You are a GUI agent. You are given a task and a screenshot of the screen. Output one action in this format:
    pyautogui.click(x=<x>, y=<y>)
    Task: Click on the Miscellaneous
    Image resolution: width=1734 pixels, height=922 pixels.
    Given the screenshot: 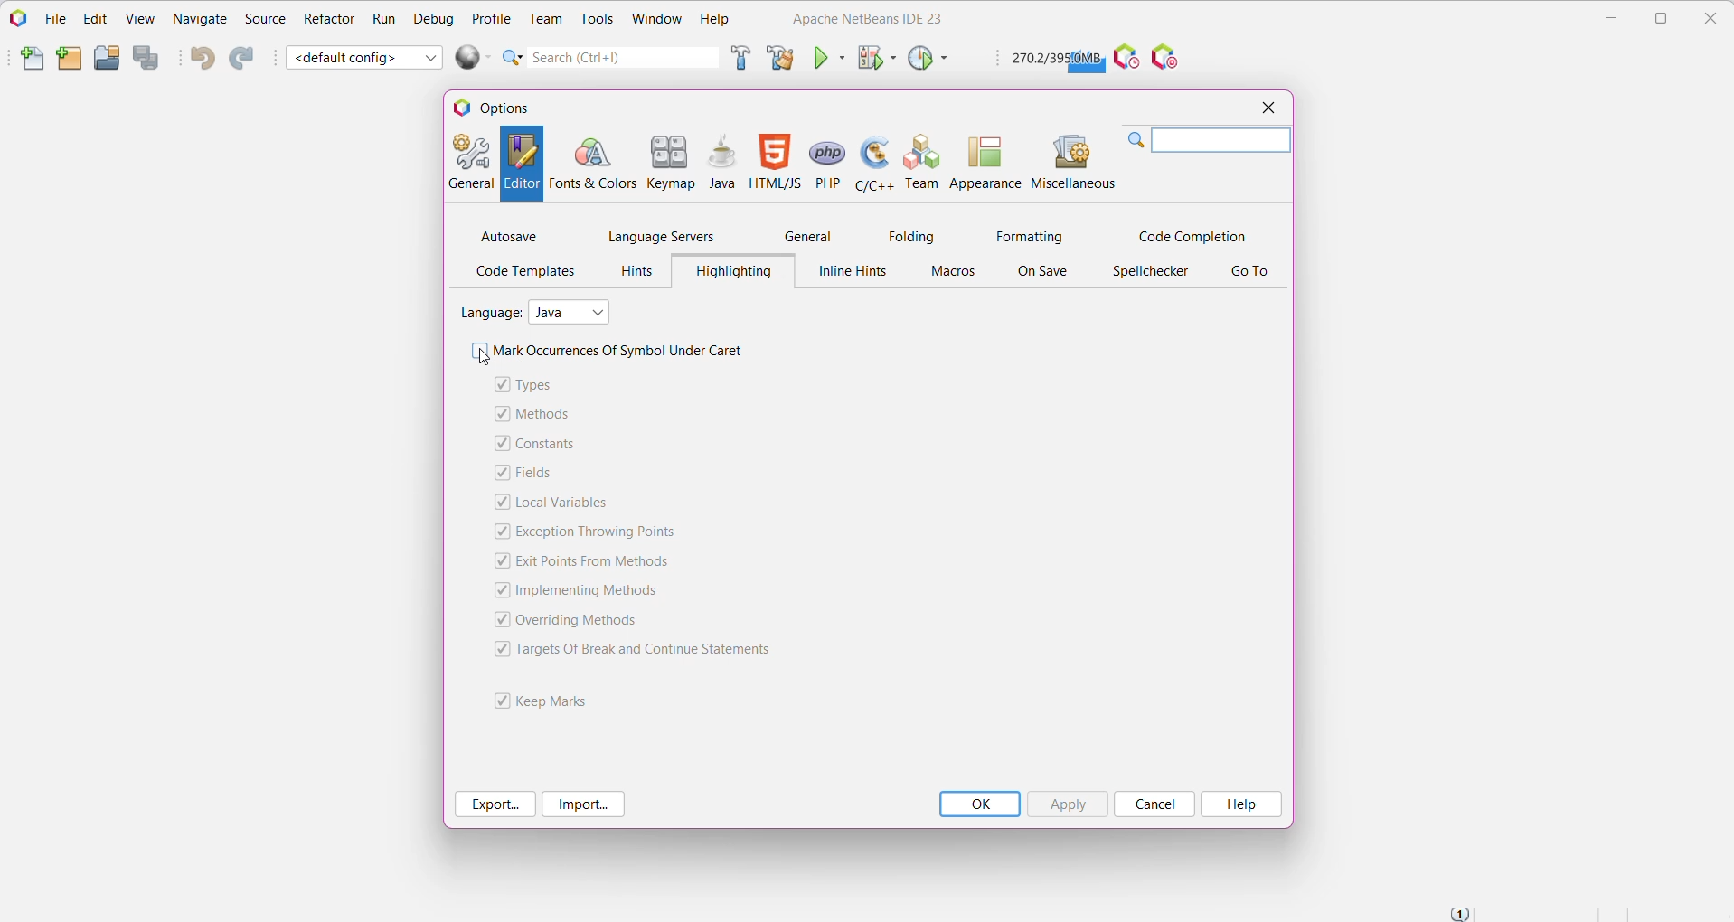 What is the action you would take?
    pyautogui.click(x=1071, y=162)
    